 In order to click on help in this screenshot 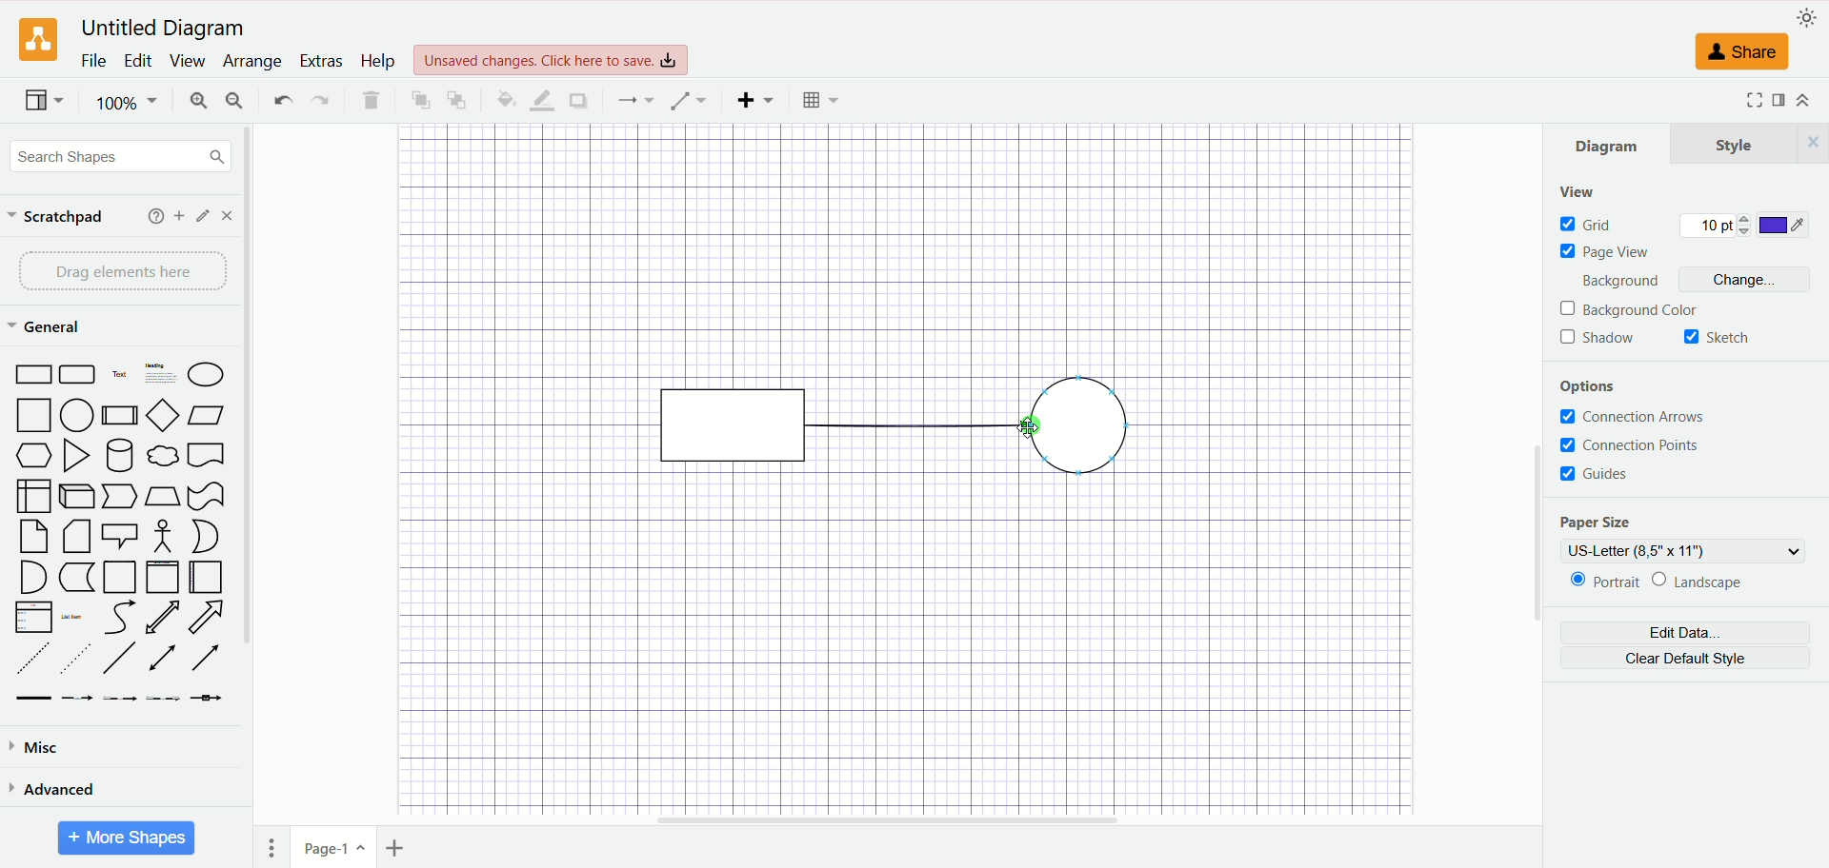, I will do `click(378, 62)`.